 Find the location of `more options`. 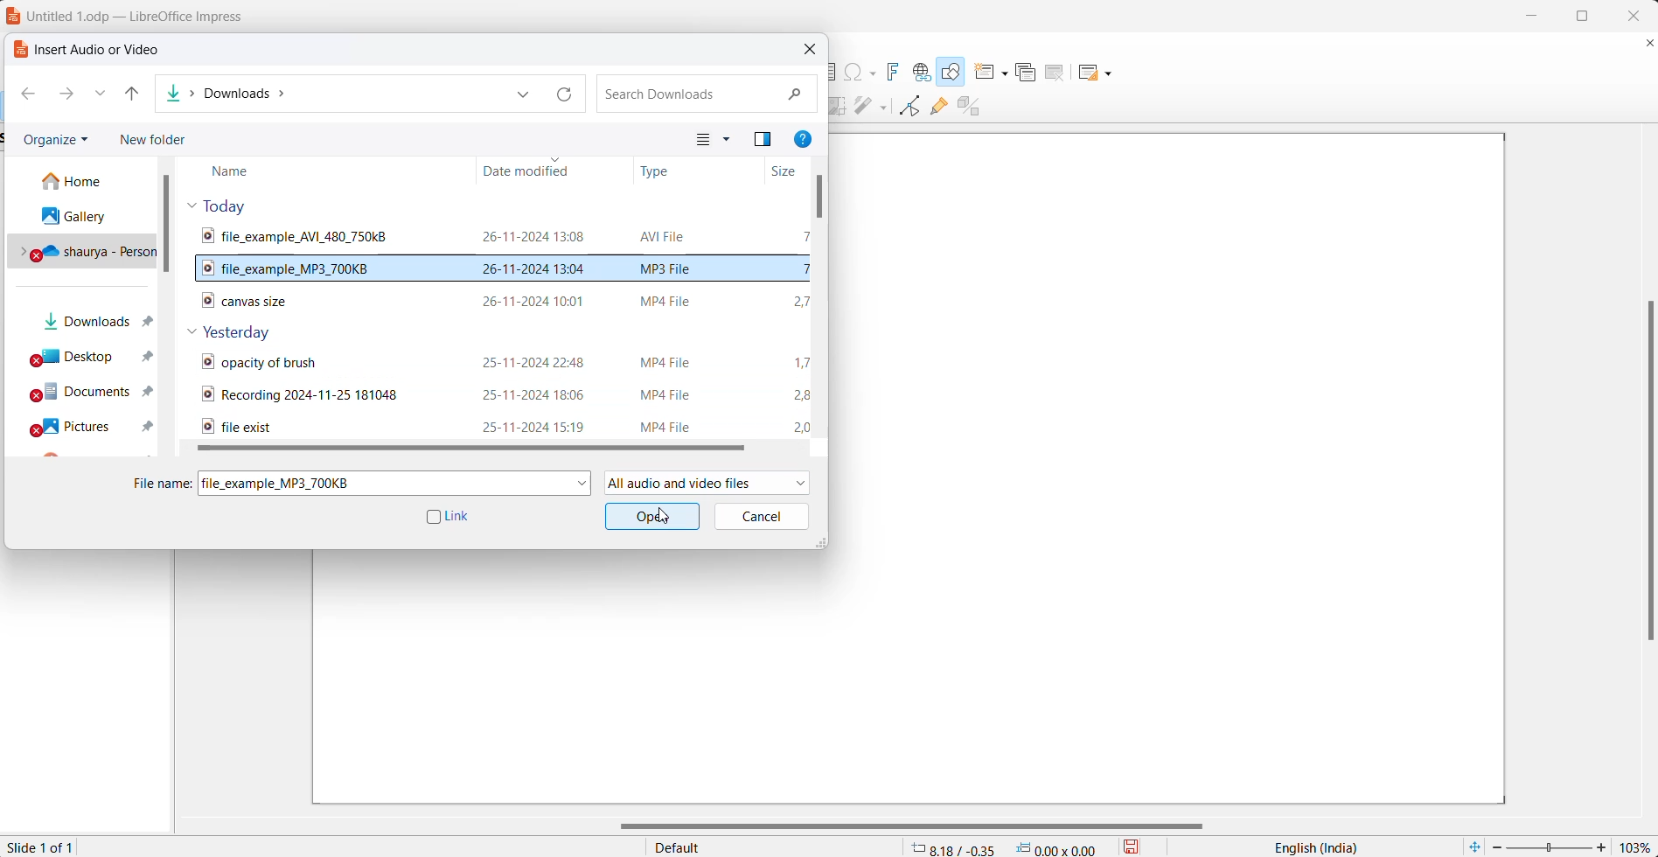

more options is located at coordinates (730, 140).